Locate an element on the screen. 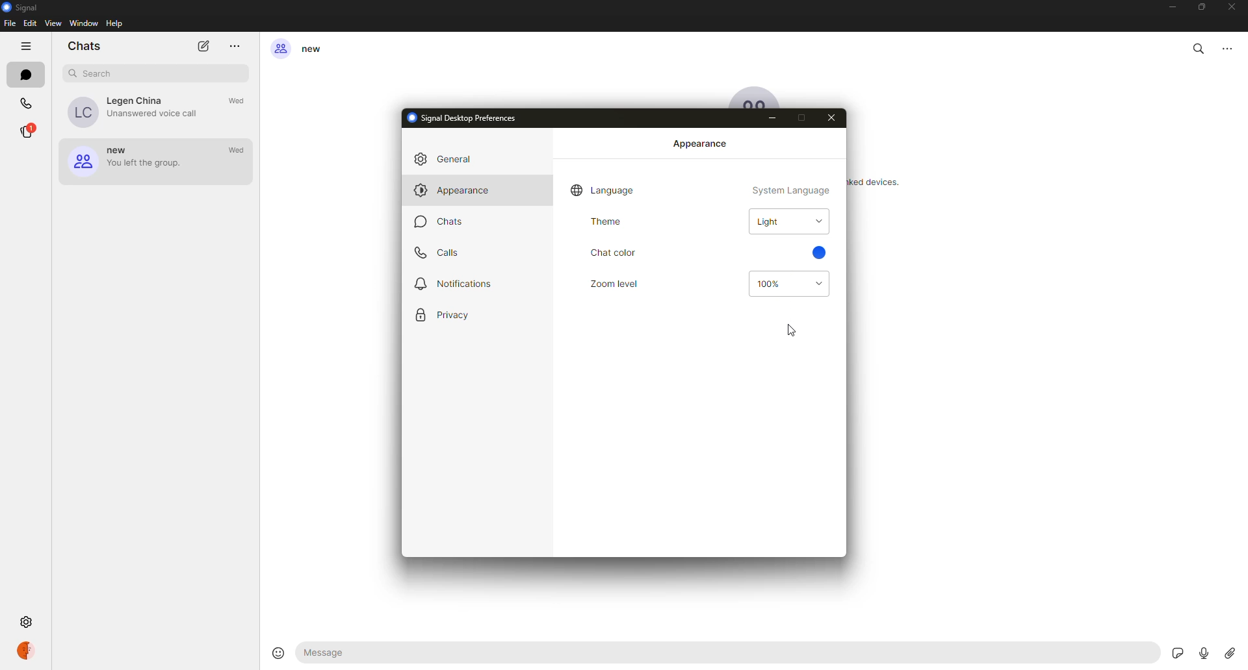  chats is located at coordinates (441, 223).